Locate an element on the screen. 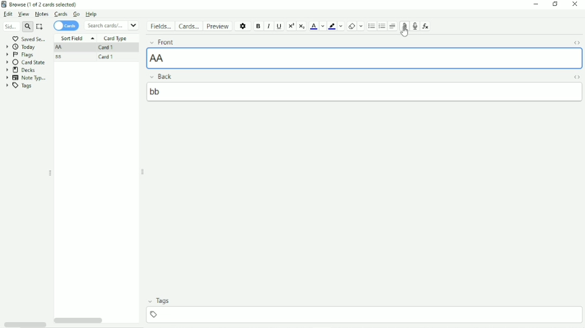  Text color is located at coordinates (313, 27).